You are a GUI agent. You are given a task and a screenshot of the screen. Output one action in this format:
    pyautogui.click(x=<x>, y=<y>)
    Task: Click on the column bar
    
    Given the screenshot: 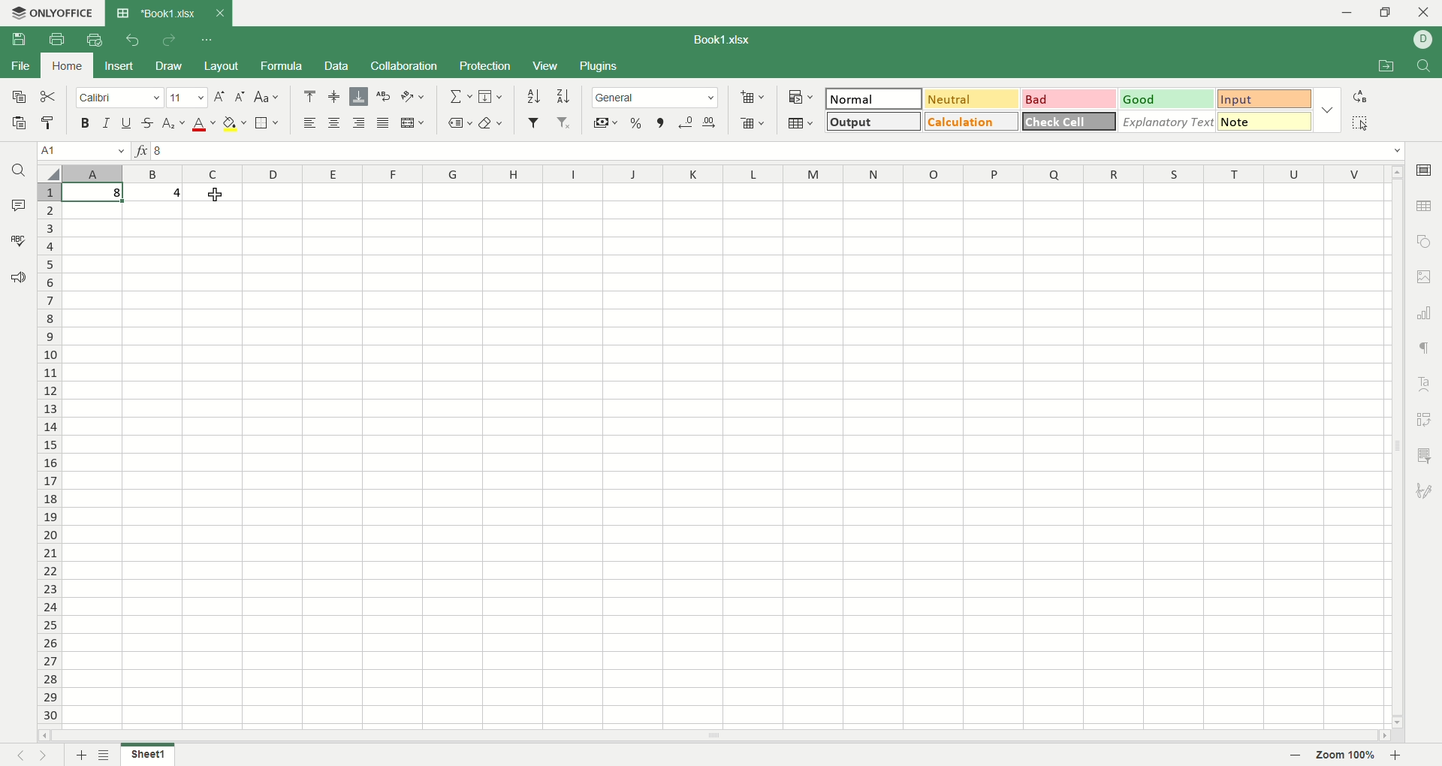 What is the action you would take?
    pyautogui.click(x=726, y=176)
    